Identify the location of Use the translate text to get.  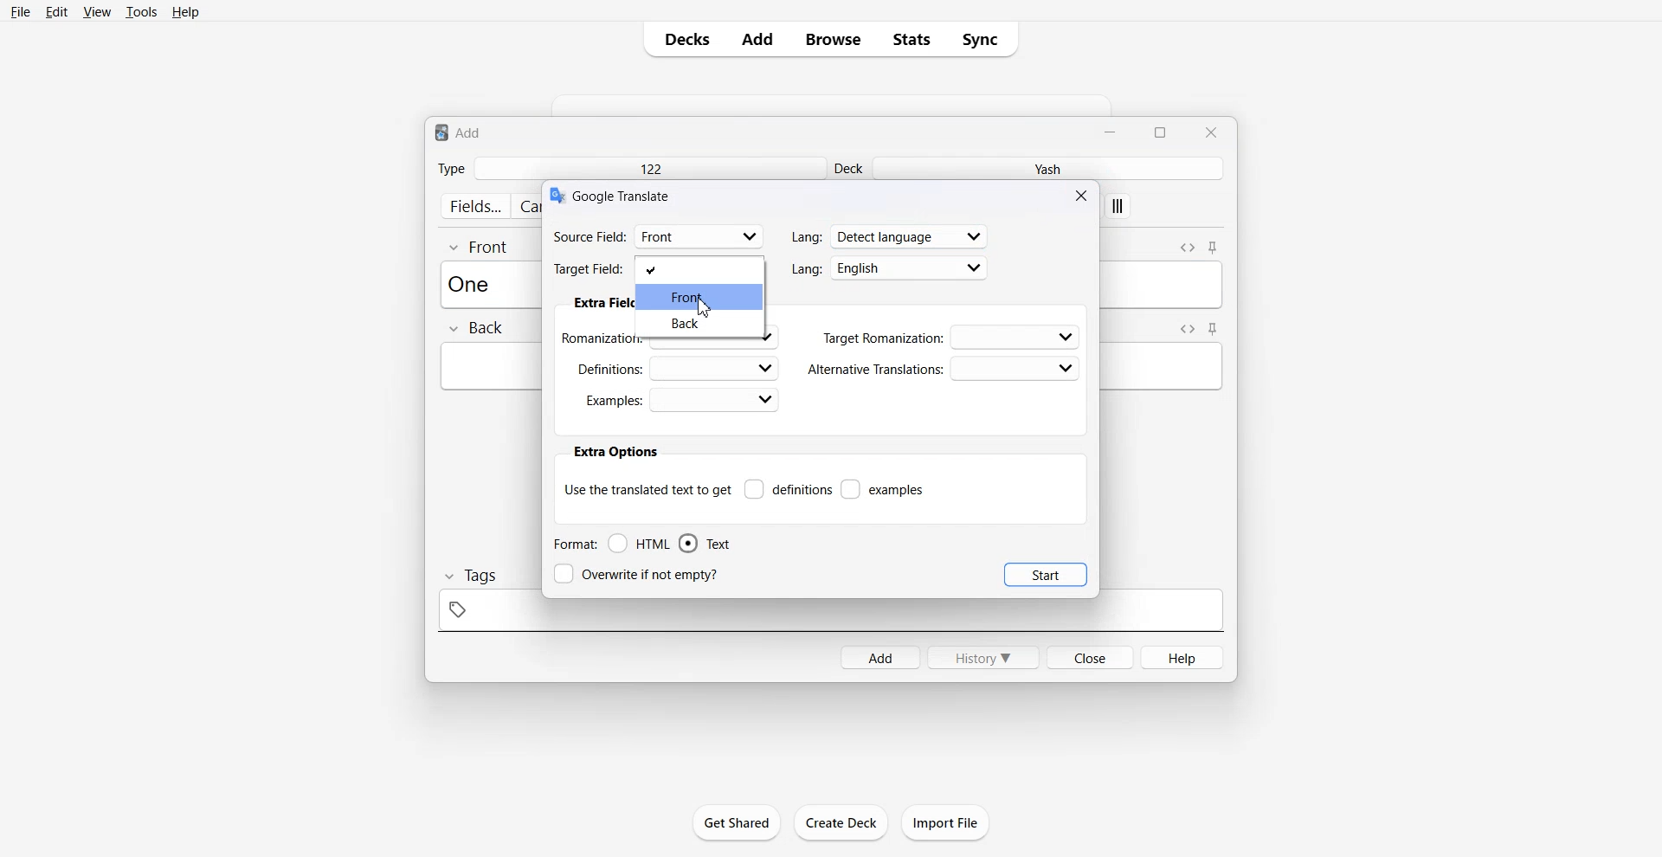
(647, 488).